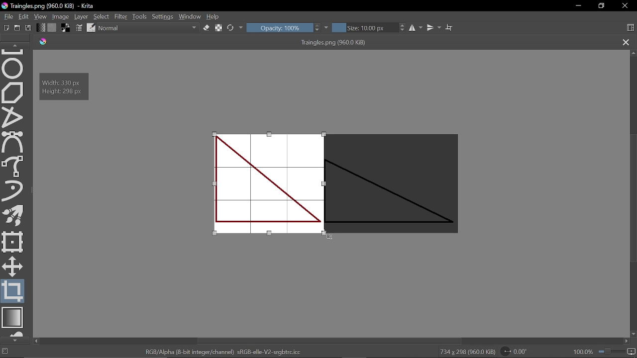  I want to click on Transform a layer or a selection, so click(13, 241).